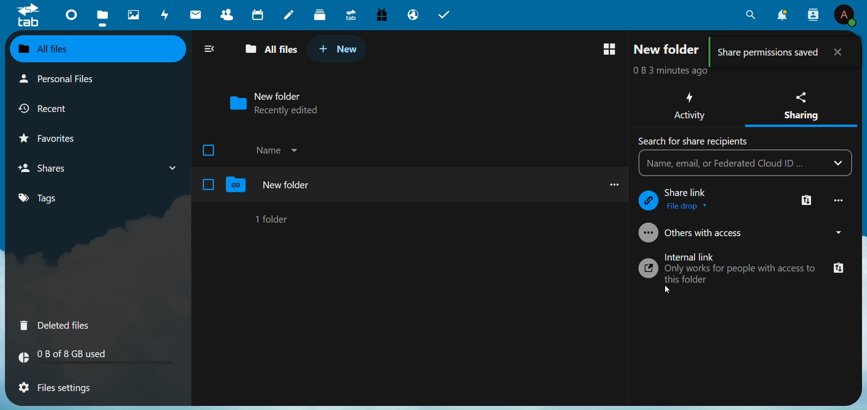 This screenshot has height=410, width=867. I want to click on Cursor, so click(668, 290).